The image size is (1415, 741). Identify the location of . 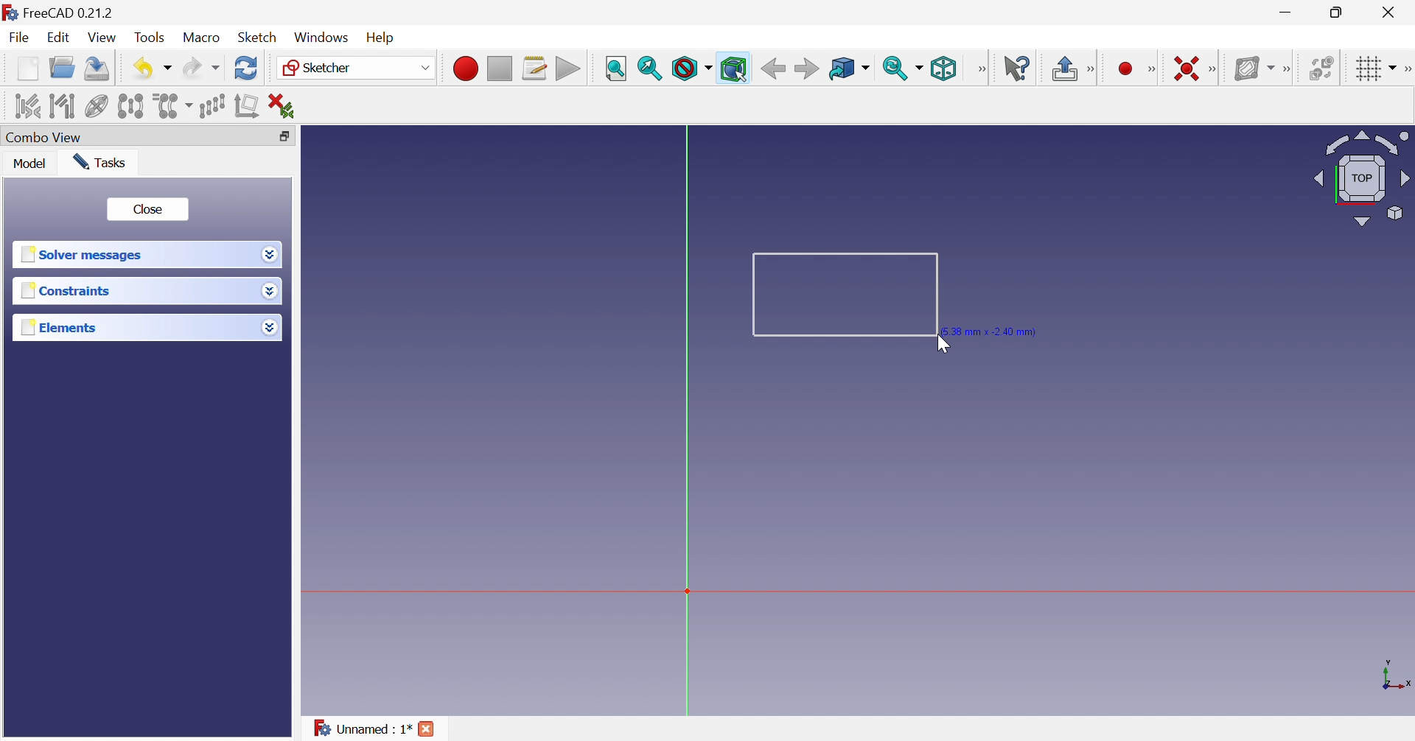
(380, 38).